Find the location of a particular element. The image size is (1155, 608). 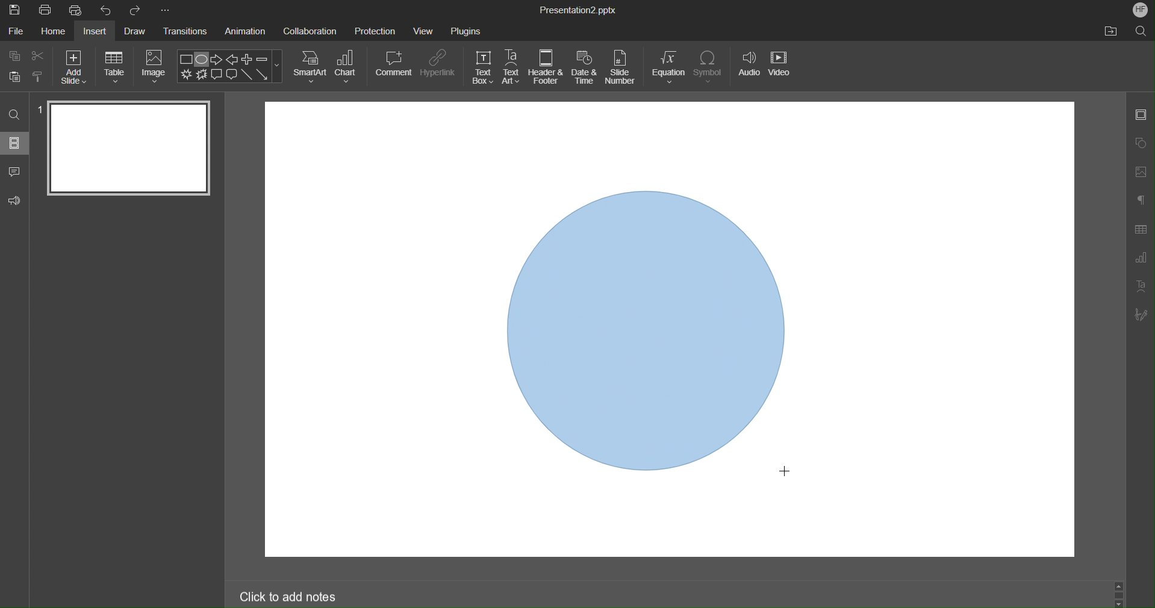

Feedback & Support is located at coordinates (15, 199).